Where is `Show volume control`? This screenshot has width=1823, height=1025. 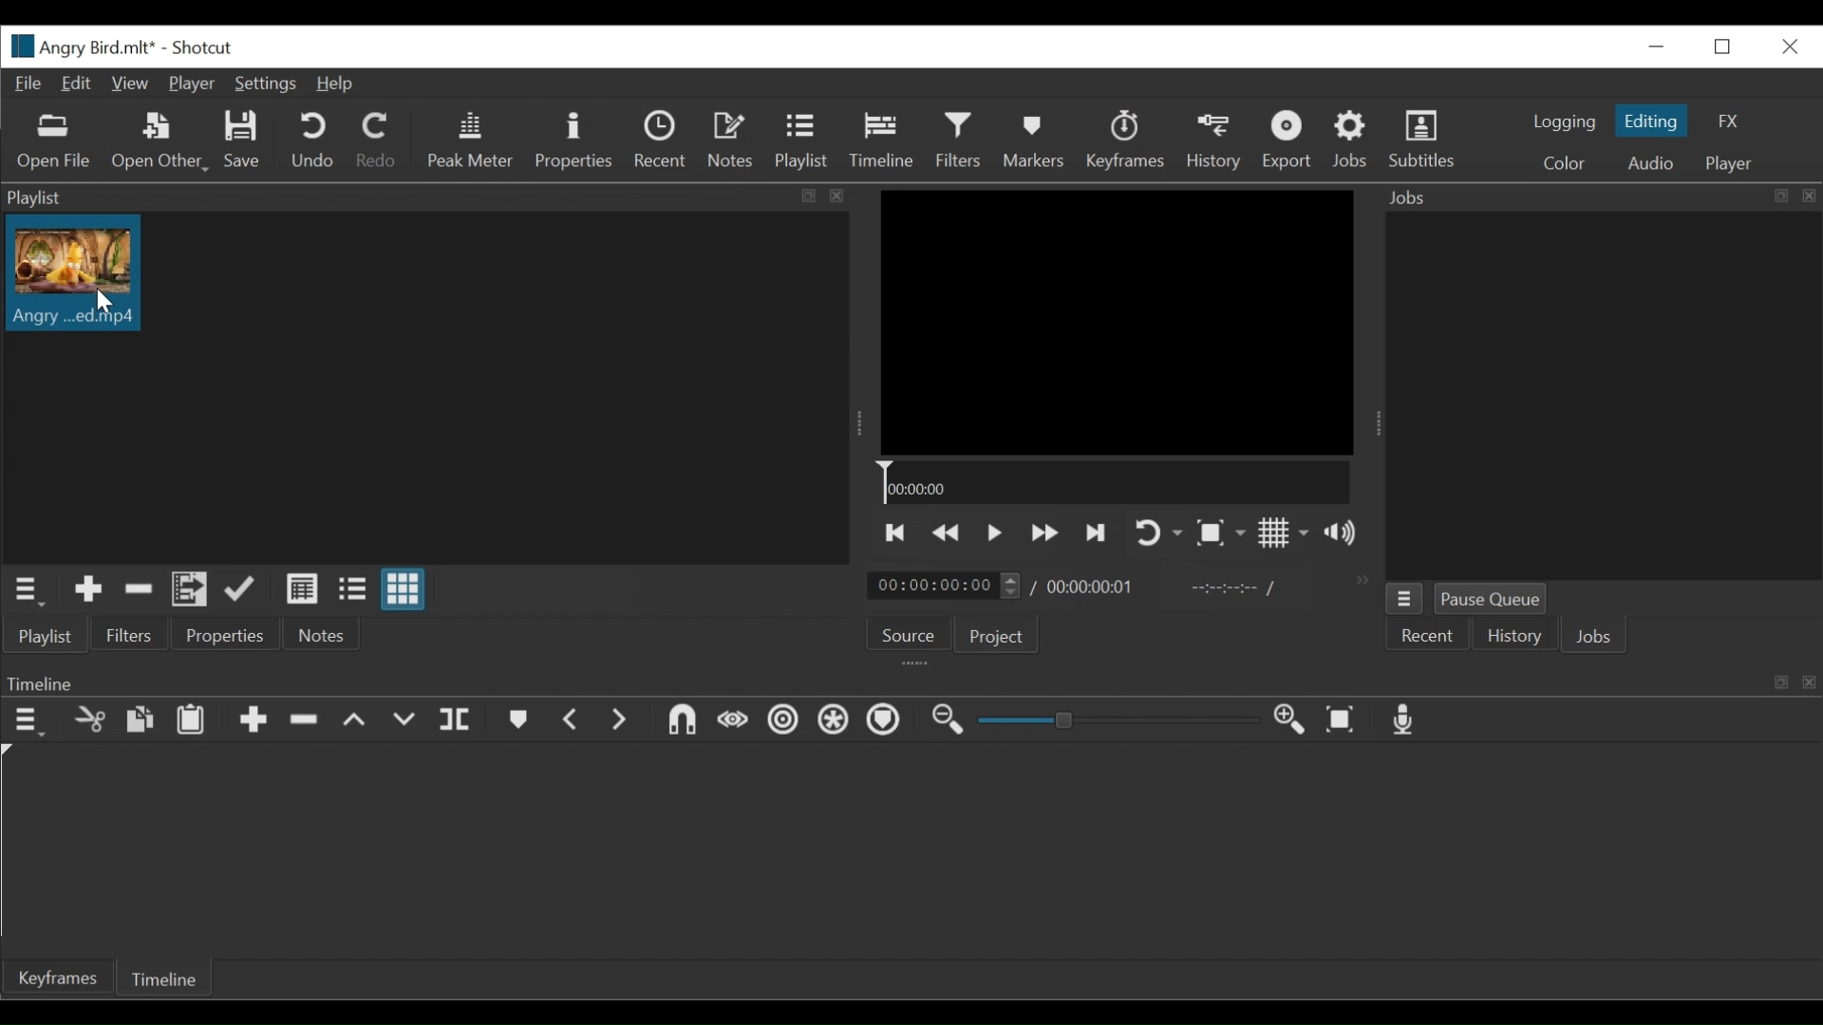 Show volume control is located at coordinates (1346, 534).